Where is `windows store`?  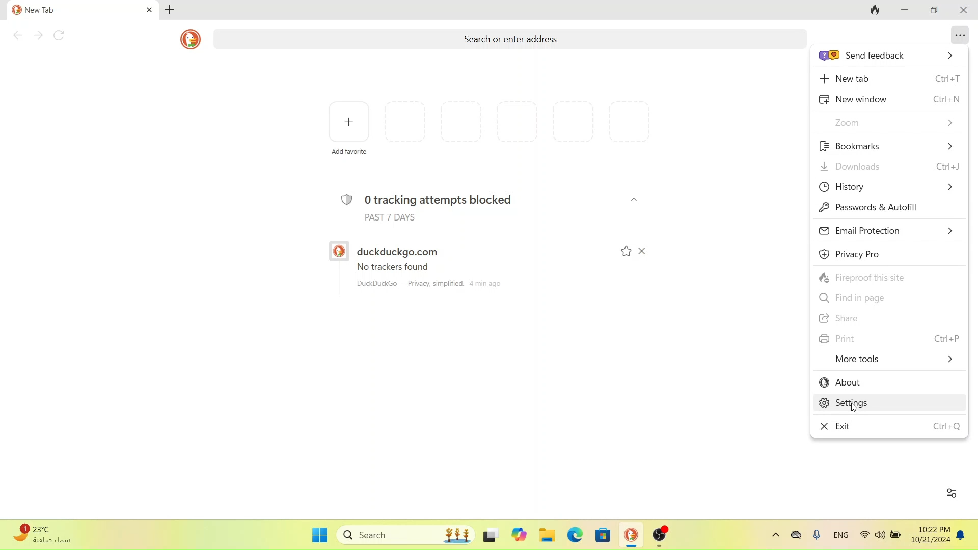
windows store is located at coordinates (603, 537).